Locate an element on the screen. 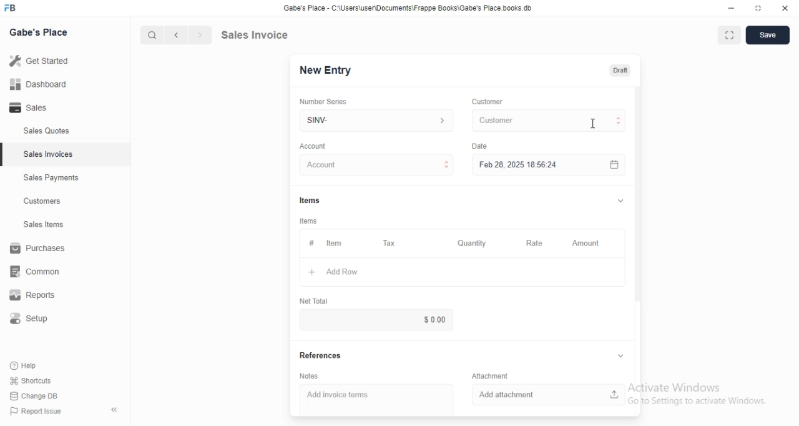 The width and height of the screenshot is (799, 426). References is located at coordinates (322, 357).